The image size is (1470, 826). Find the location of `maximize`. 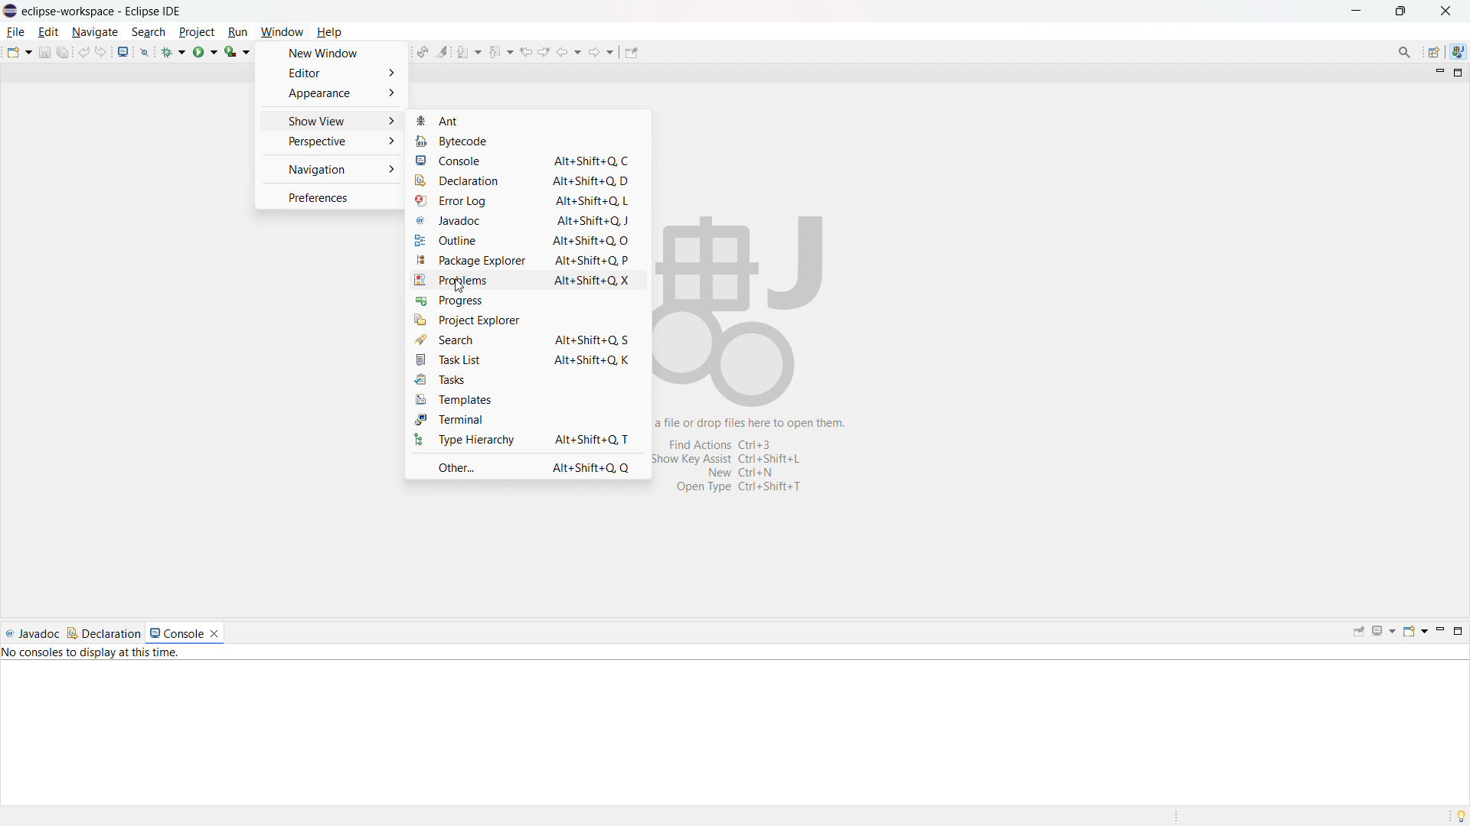

maximize is located at coordinates (1459, 631).